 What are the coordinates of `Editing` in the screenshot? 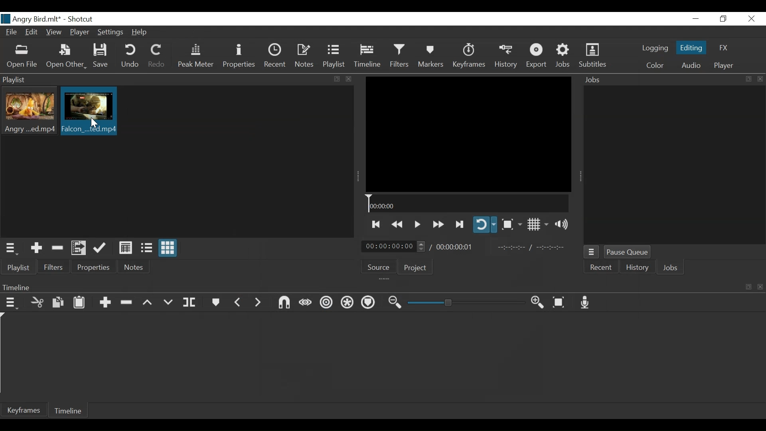 It's located at (693, 47).